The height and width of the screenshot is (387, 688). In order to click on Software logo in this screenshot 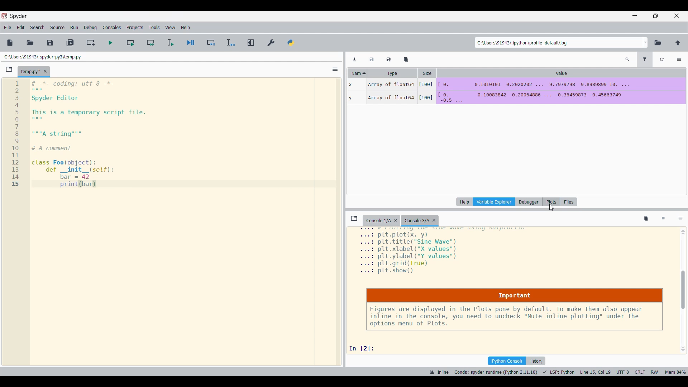, I will do `click(4, 16)`.